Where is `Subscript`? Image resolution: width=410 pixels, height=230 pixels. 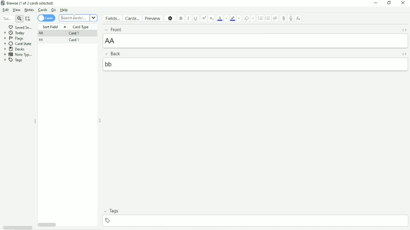 Subscript is located at coordinates (212, 18).